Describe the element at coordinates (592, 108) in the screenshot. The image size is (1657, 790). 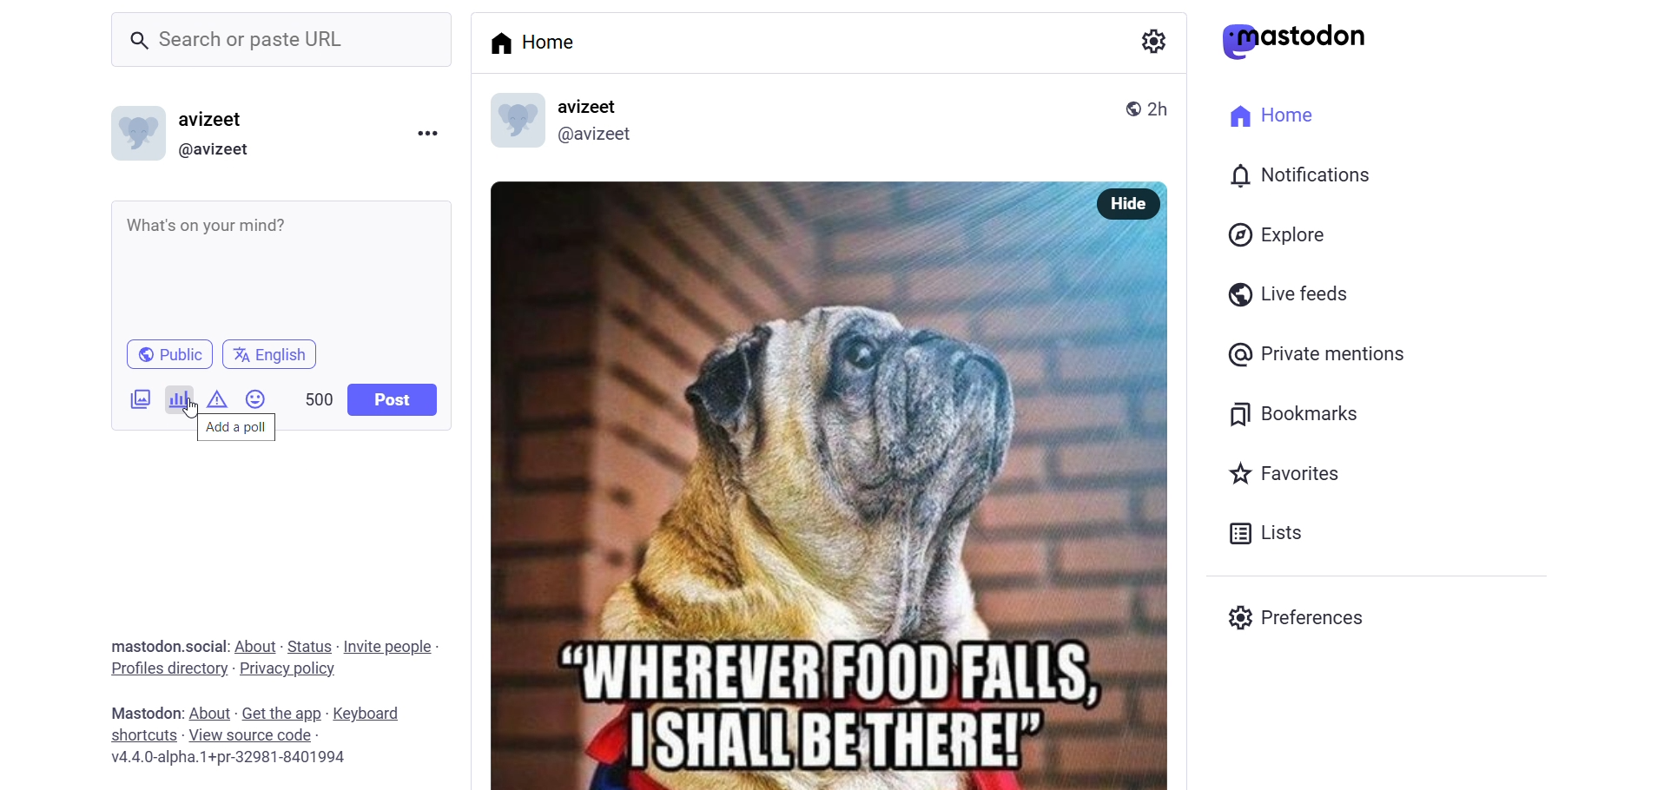
I see `avizeet` at that location.